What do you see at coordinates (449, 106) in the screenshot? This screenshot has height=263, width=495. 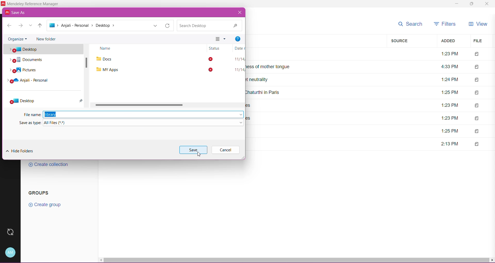 I see `1:23 PM` at bounding box center [449, 106].